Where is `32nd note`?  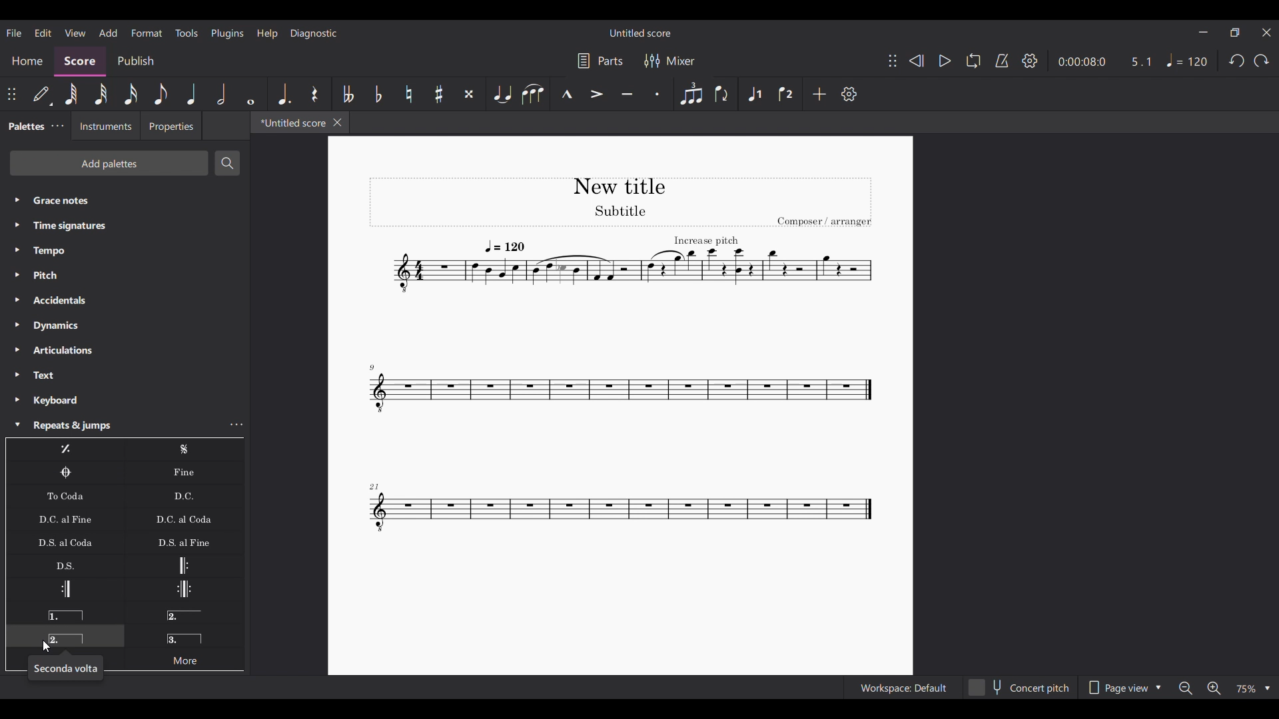 32nd note is located at coordinates (101, 94).